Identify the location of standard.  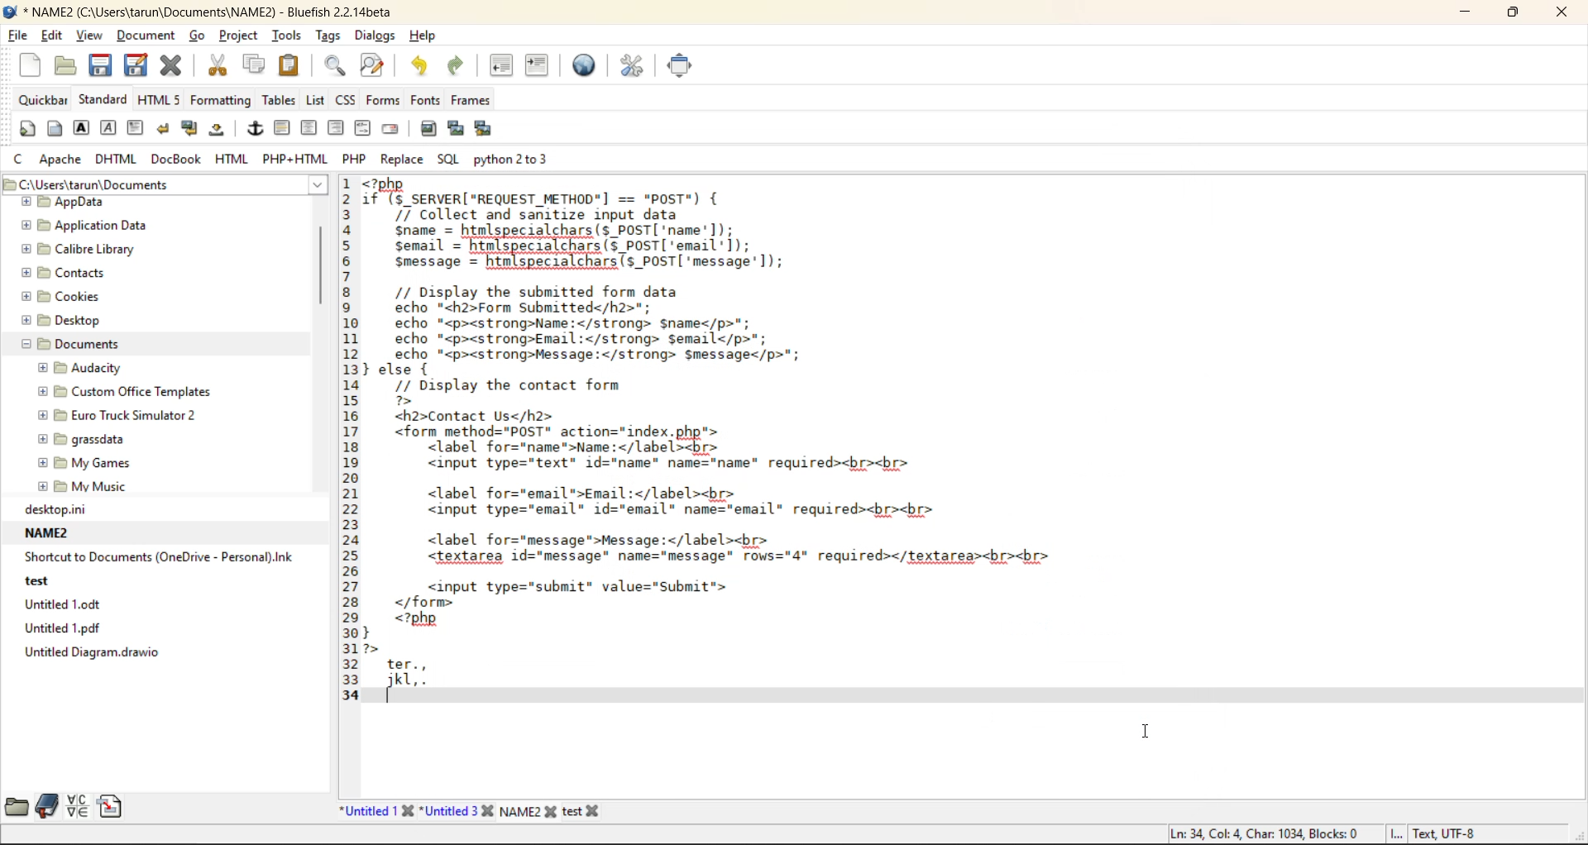
(104, 102).